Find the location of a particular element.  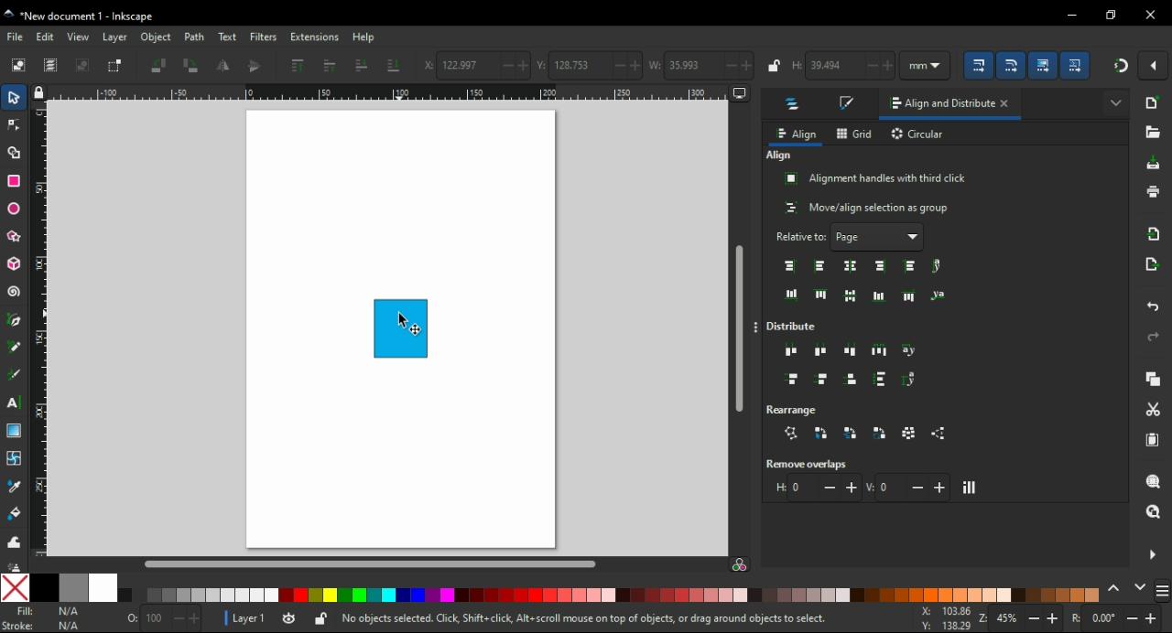

raise to top is located at coordinates (298, 68).